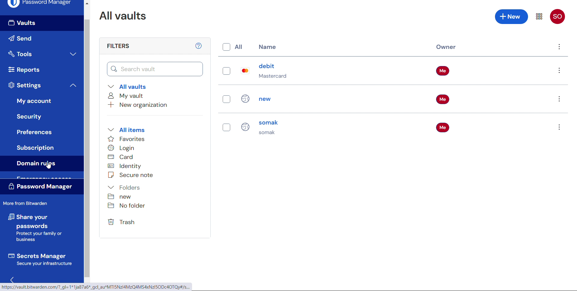 The image size is (577, 291). I want to click on Secrets manager Secure your infrastructure, so click(39, 260).